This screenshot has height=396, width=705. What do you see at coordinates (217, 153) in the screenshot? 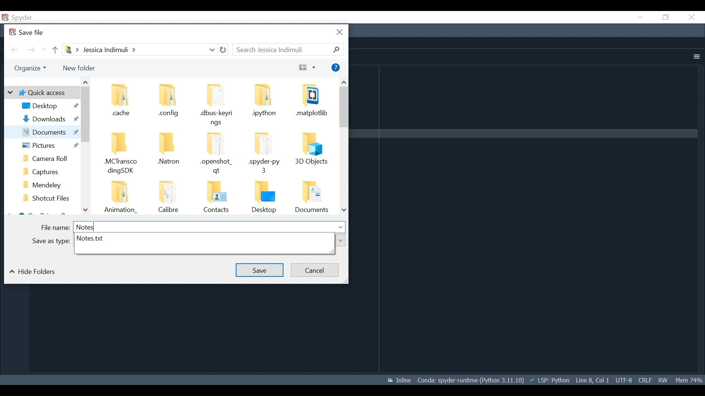
I see `Folder` at bounding box center [217, 153].